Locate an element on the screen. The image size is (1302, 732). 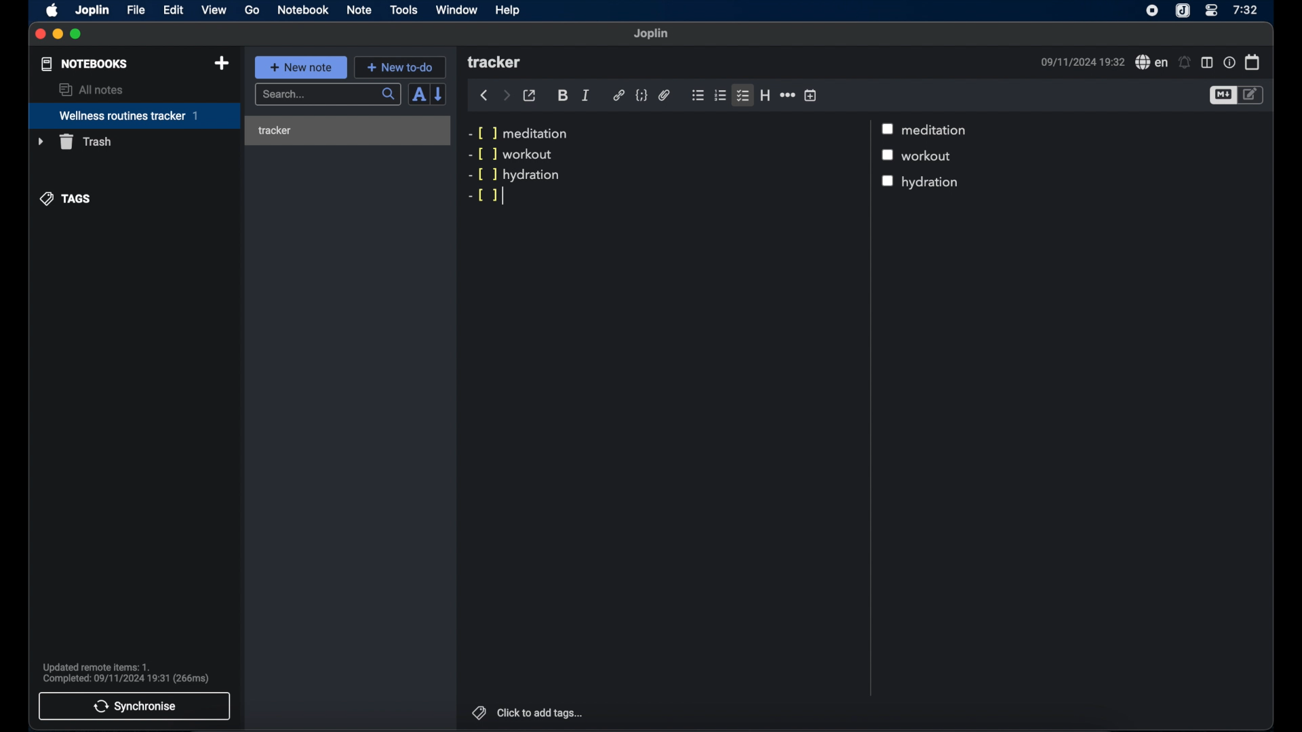
+ new note is located at coordinates (301, 67).